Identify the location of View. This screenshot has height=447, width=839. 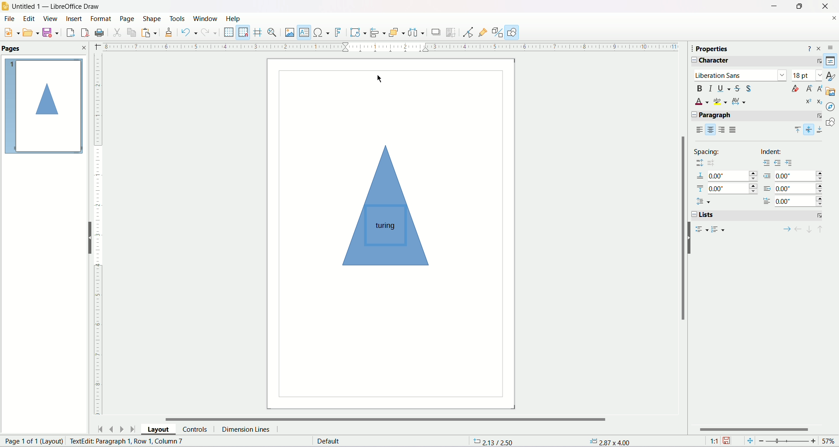
(49, 19).